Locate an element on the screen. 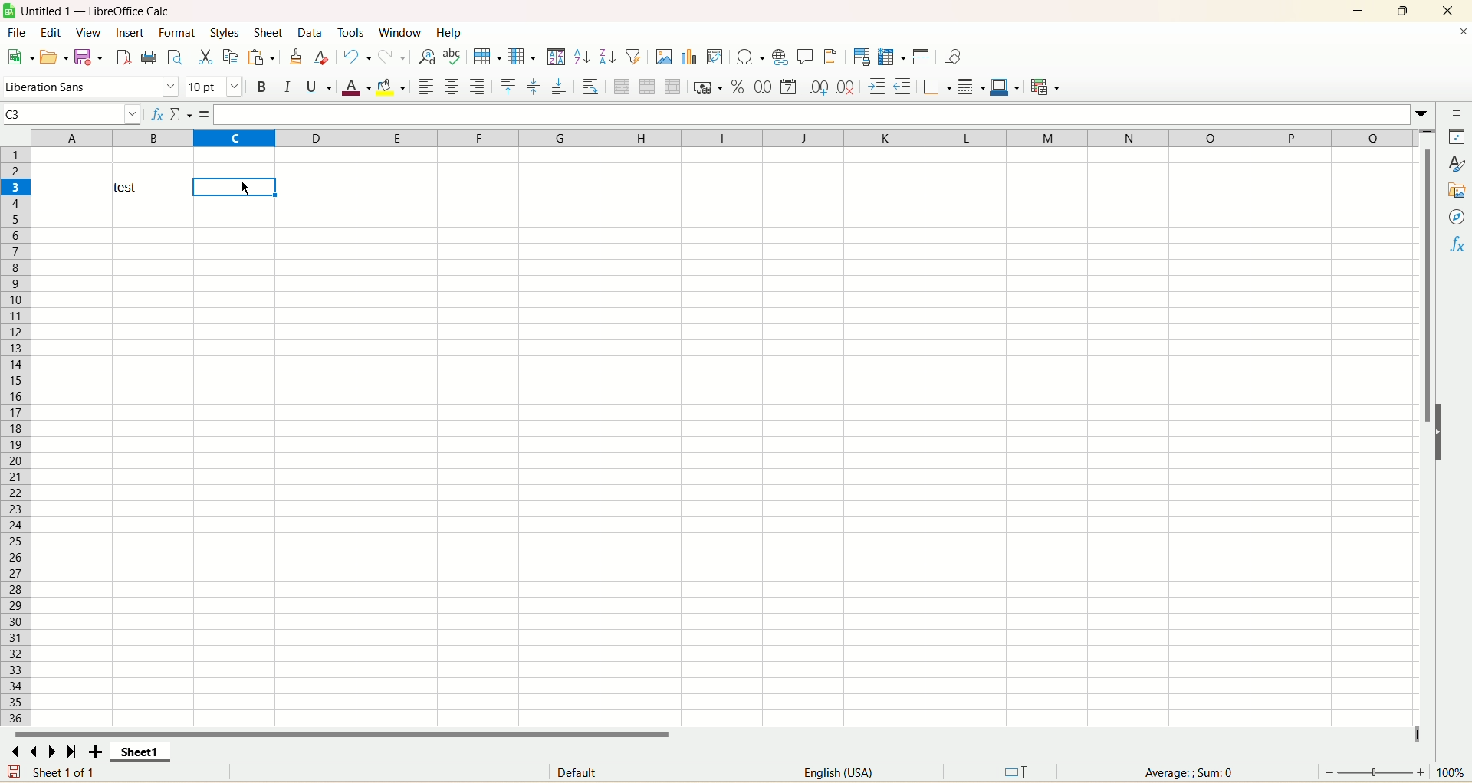 The image size is (1472, 783). center vertically is located at coordinates (534, 87).